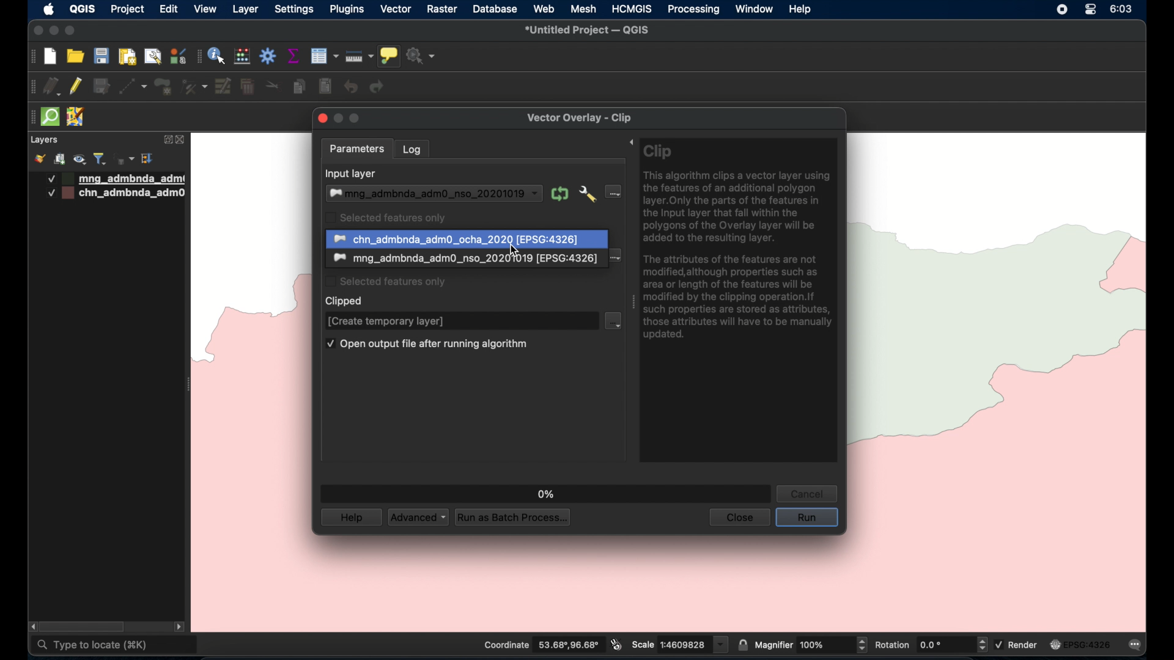  Describe the element at coordinates (43, 140) in the screenshot. I see `layers ` at that location.